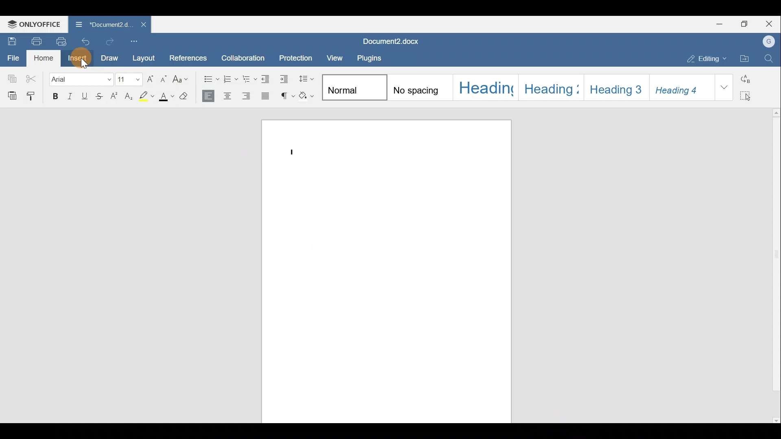 The image size is (781, 439). I want to click on Highlight color, so click(146, 98).